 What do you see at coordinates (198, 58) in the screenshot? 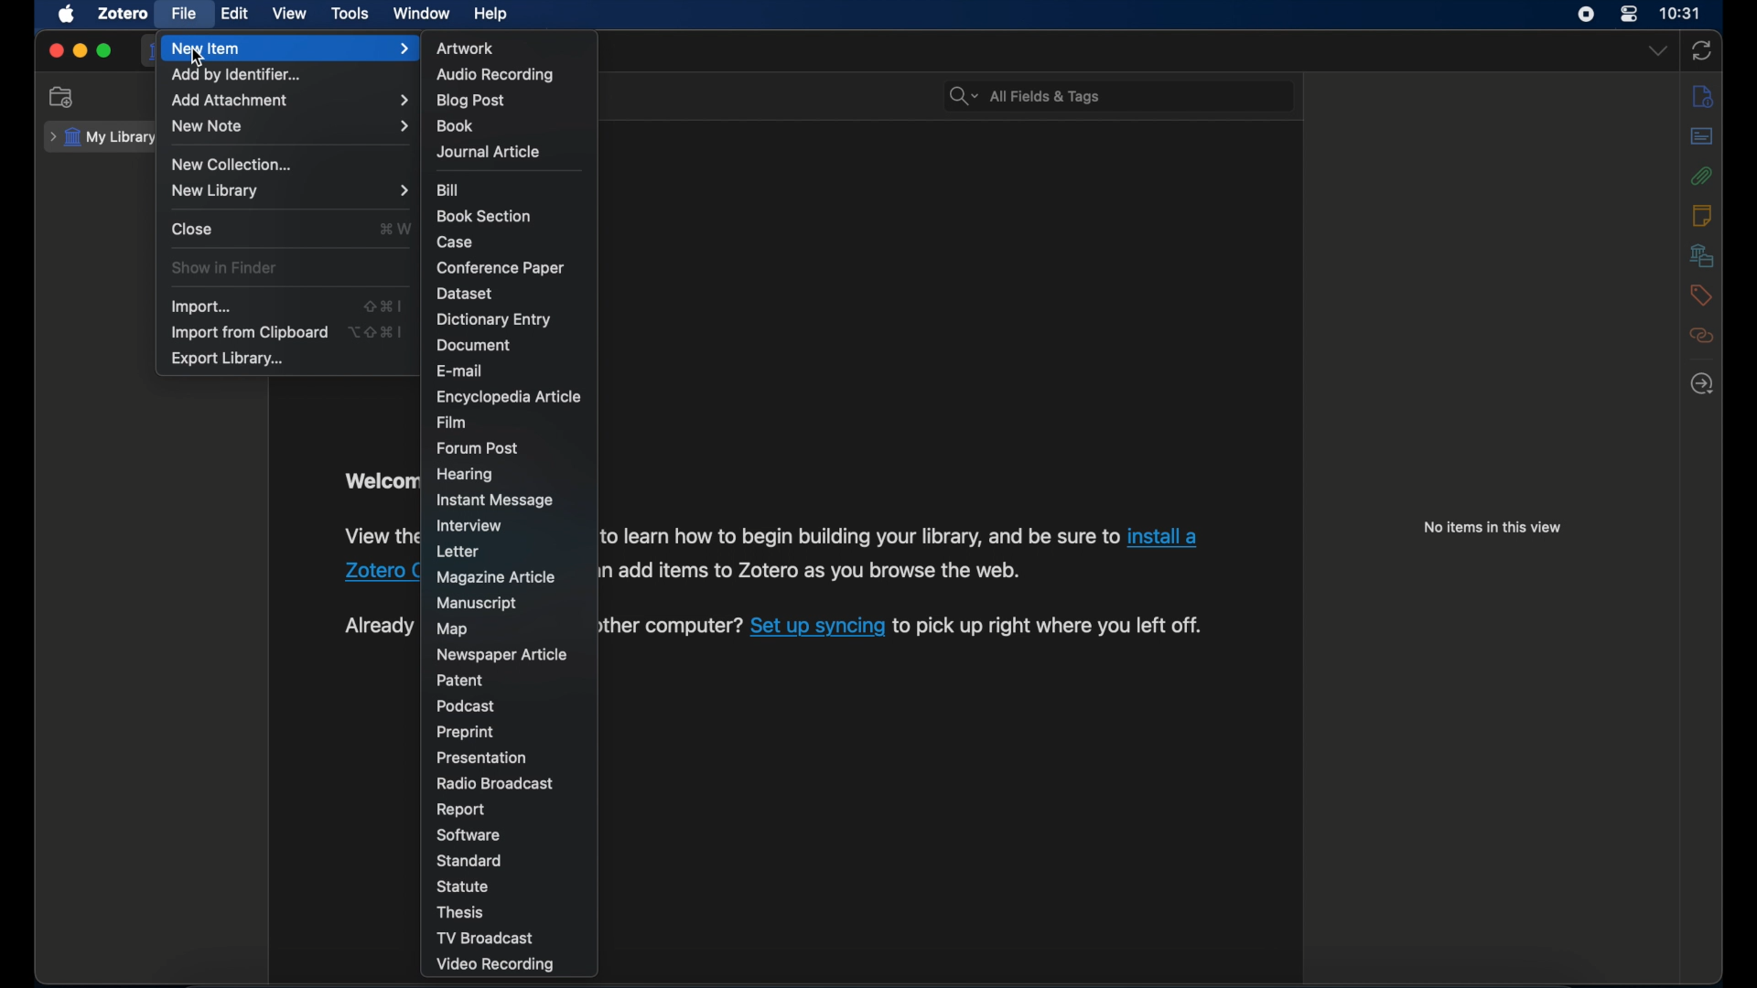
I see `cursor` at bounding box center [198, 58].